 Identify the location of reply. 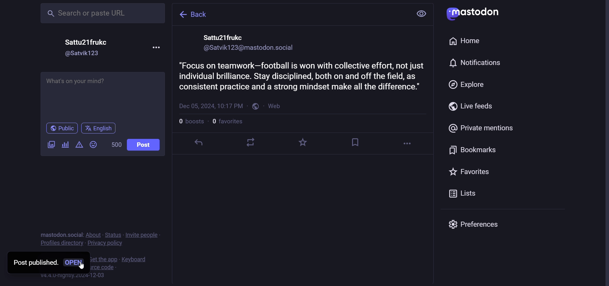
(199, 143).